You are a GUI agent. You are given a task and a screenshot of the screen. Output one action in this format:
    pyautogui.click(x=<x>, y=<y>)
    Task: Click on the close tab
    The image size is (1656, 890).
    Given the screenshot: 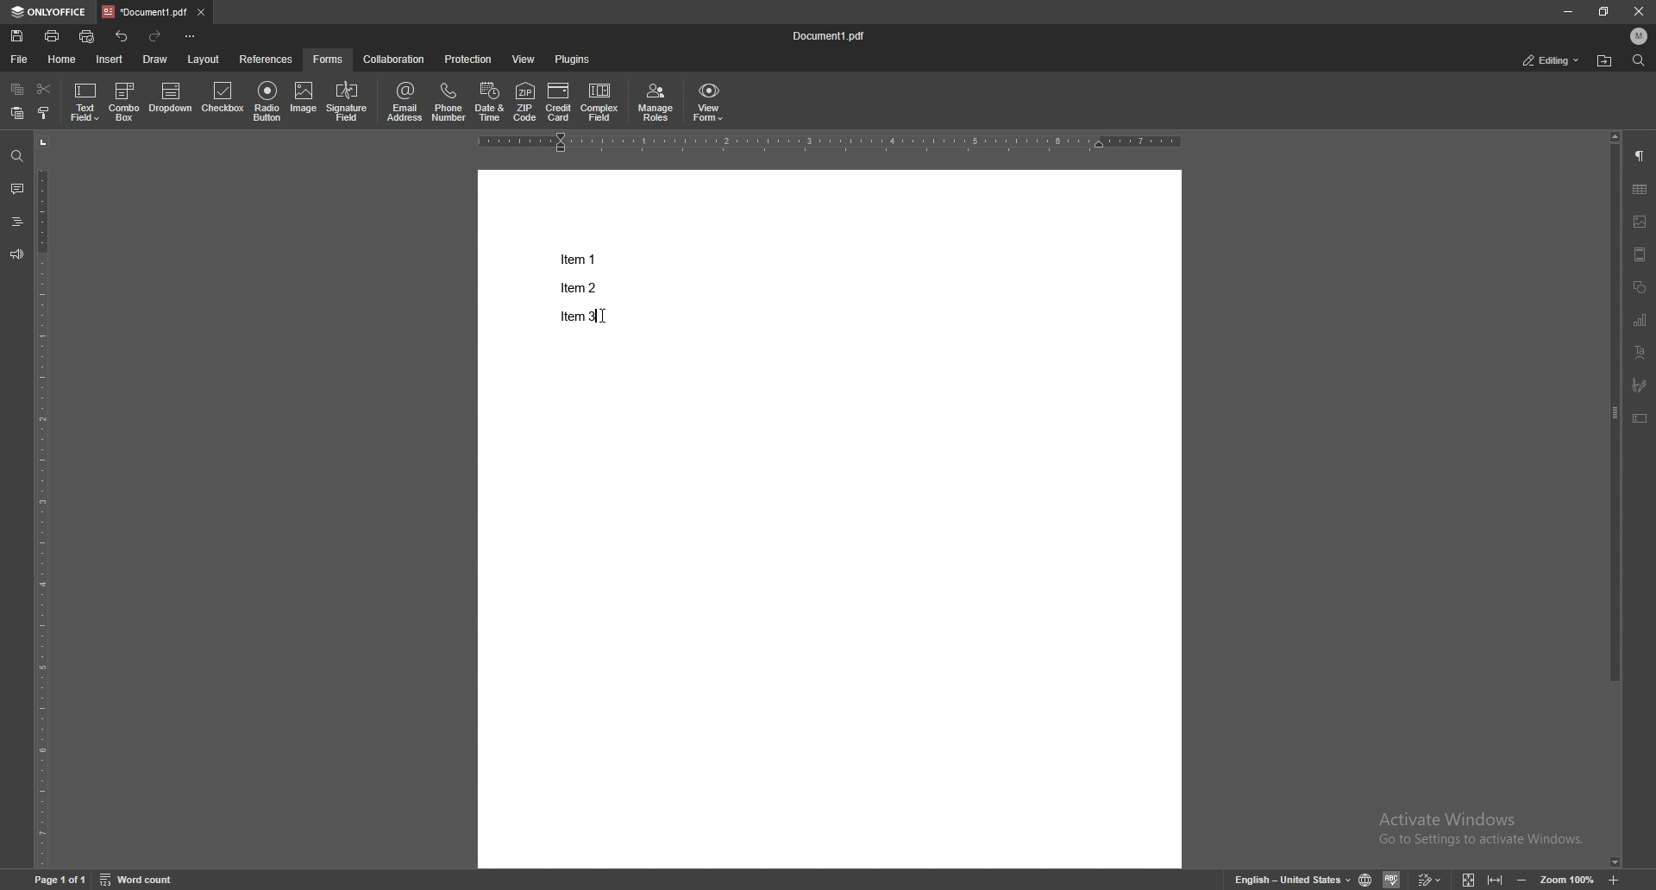 What is the action you would take?
    pyautogui.click(x=201, y=13)
    